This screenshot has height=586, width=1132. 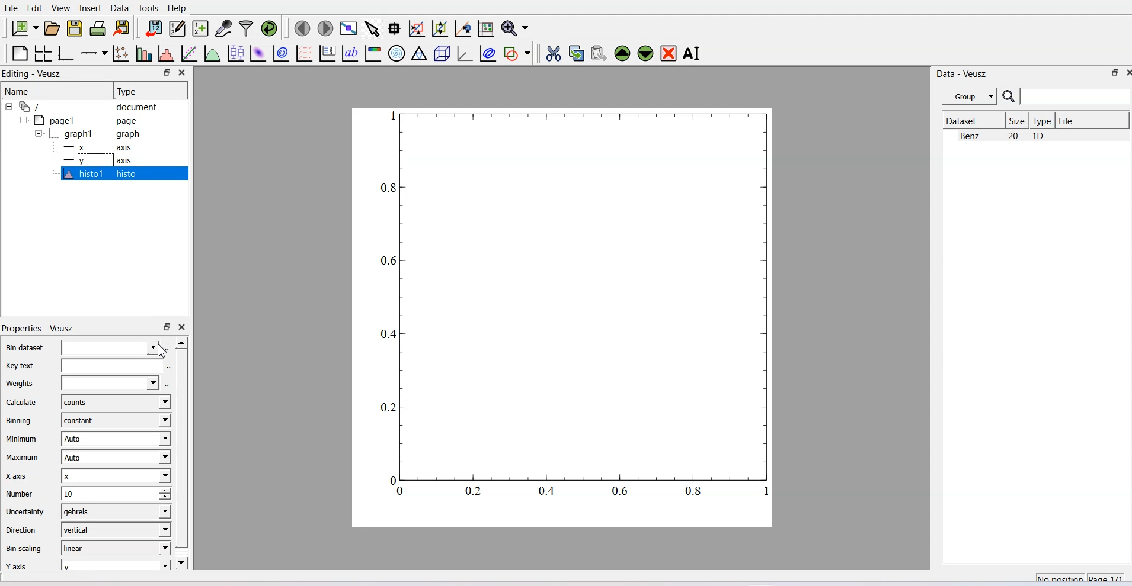 I want to click on Open a document, so click(x=52, y=28).